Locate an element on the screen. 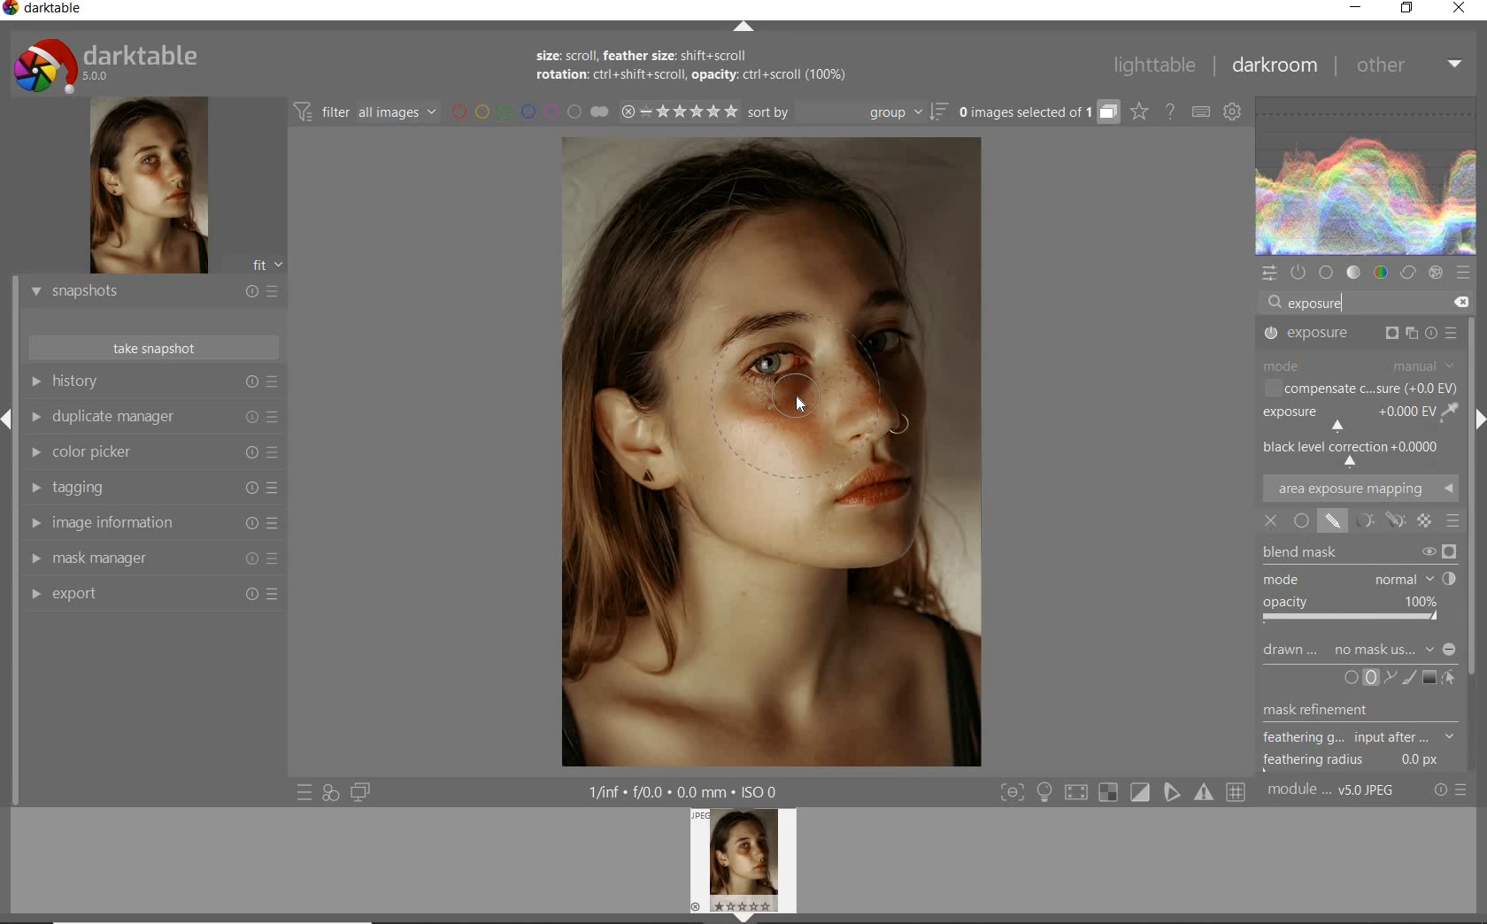 Image resolution: width=1487 pixels, height=924 pixels. restore is located at coordinates (1407, 12).